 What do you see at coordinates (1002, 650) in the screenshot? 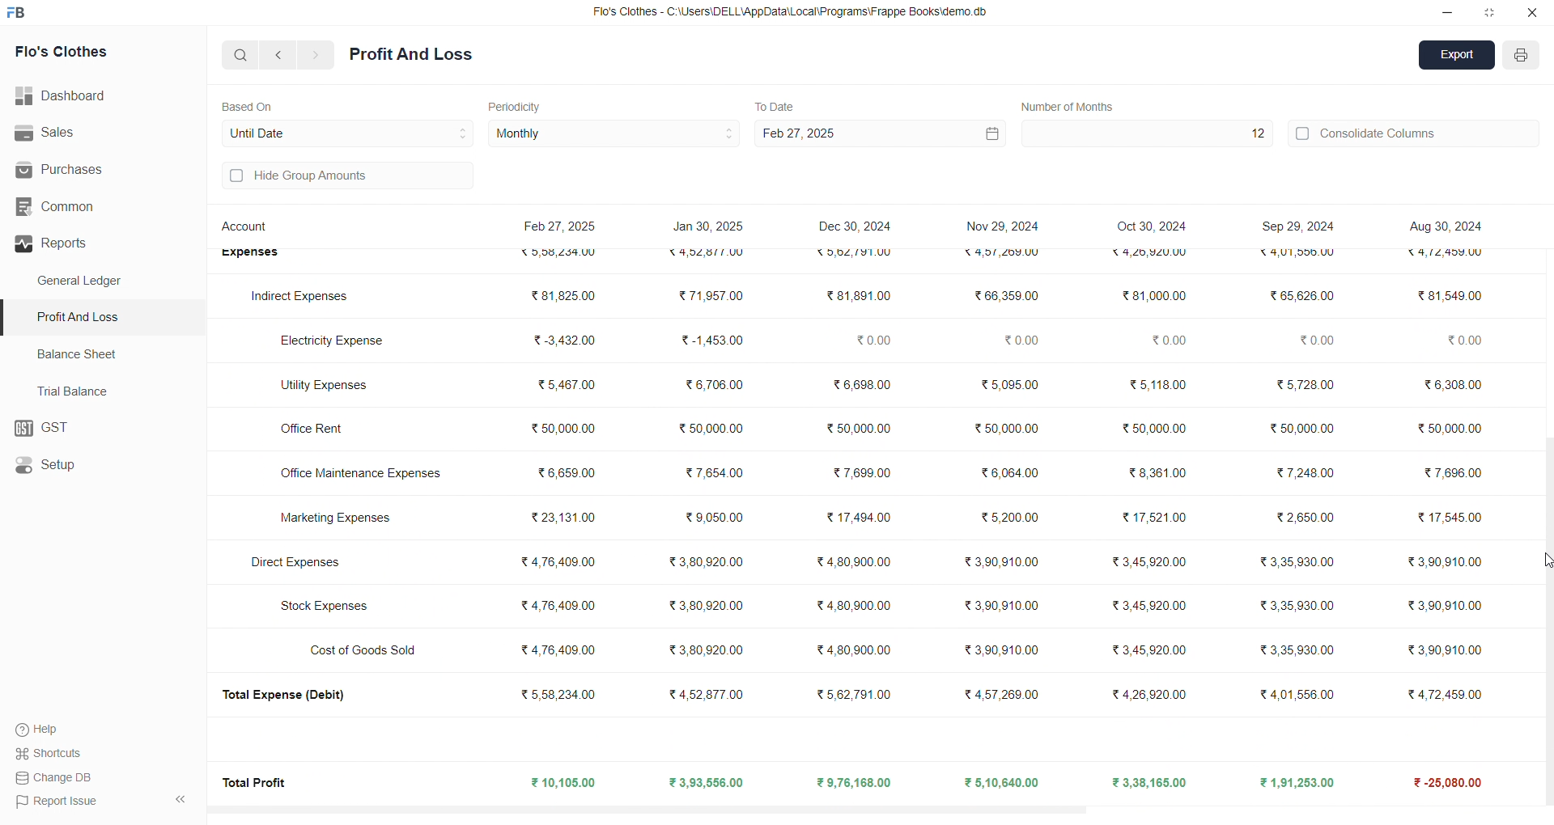
I see `₹3,90,910.00` at bounding box center [1002, 650].